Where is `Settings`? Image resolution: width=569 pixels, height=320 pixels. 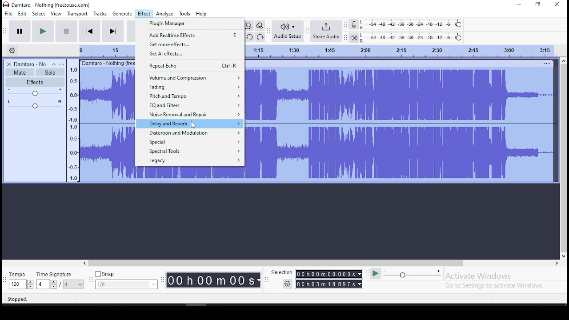 Settings is located at coordinates (287, 284).